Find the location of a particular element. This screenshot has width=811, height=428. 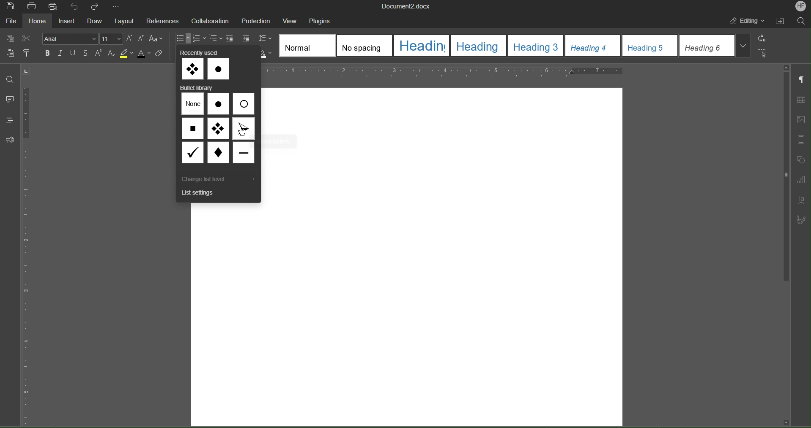

Diamond is located at coordinates (217, 153).